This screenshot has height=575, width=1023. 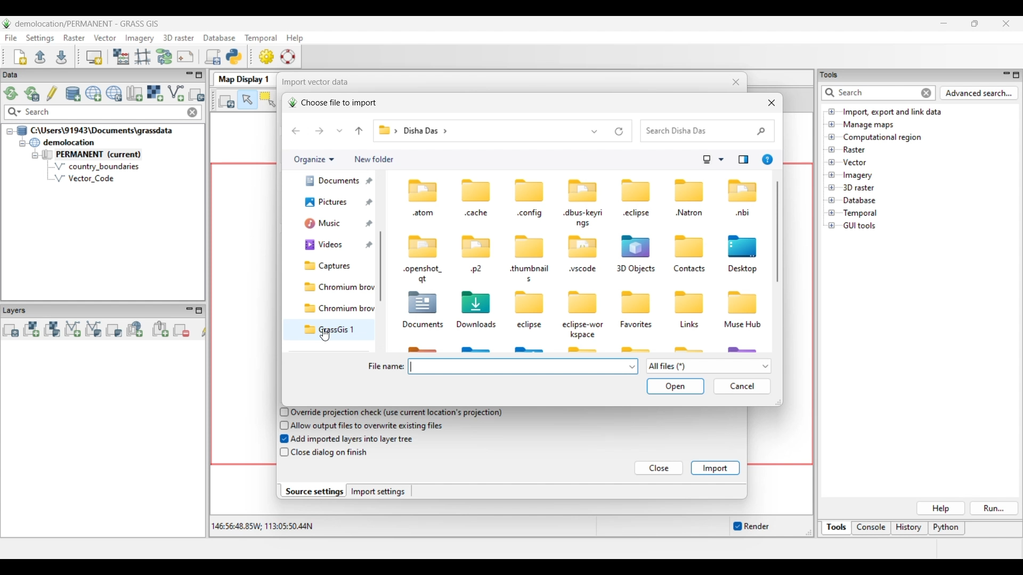 What do you see at coordinates (11, 38) in the screenshot?
I see `File menu` at bounding box center [11, 38].